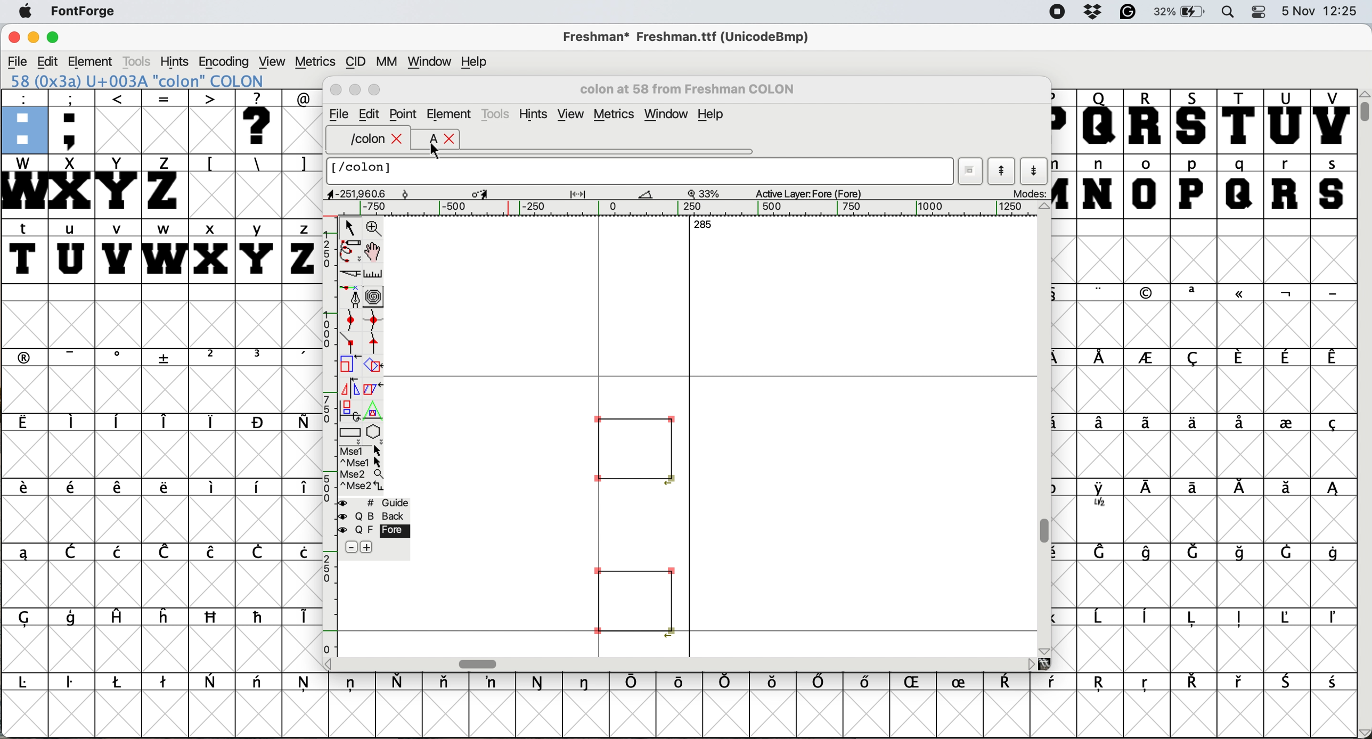 This screenshot has height=739, width=1372. I want to click on y, so click(259, 250).